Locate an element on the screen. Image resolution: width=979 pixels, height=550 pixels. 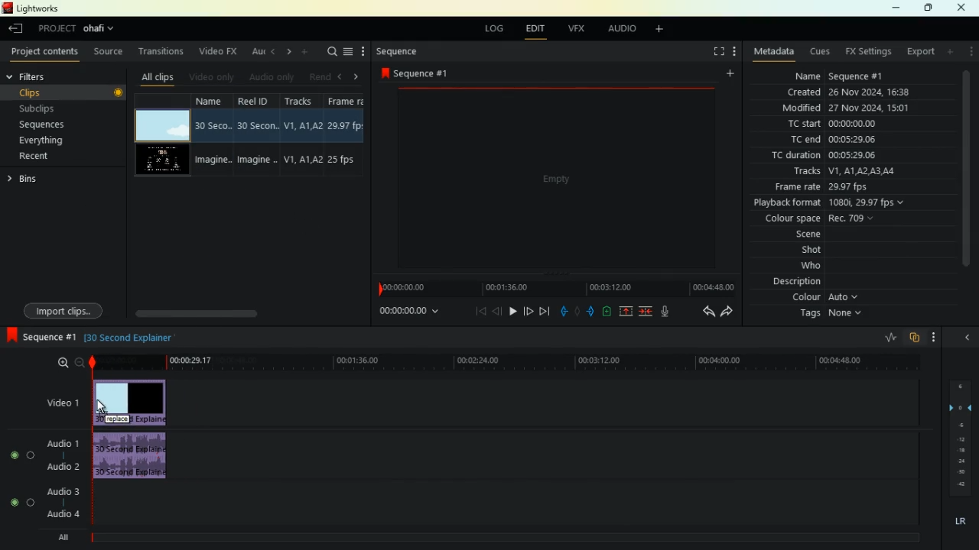
layers is located at coordinates (959, 436).